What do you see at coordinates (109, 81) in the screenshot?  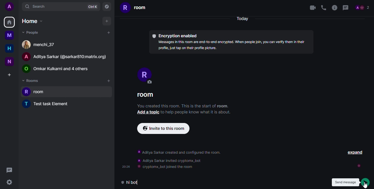 I see `add` at bounding box center [109, 81].